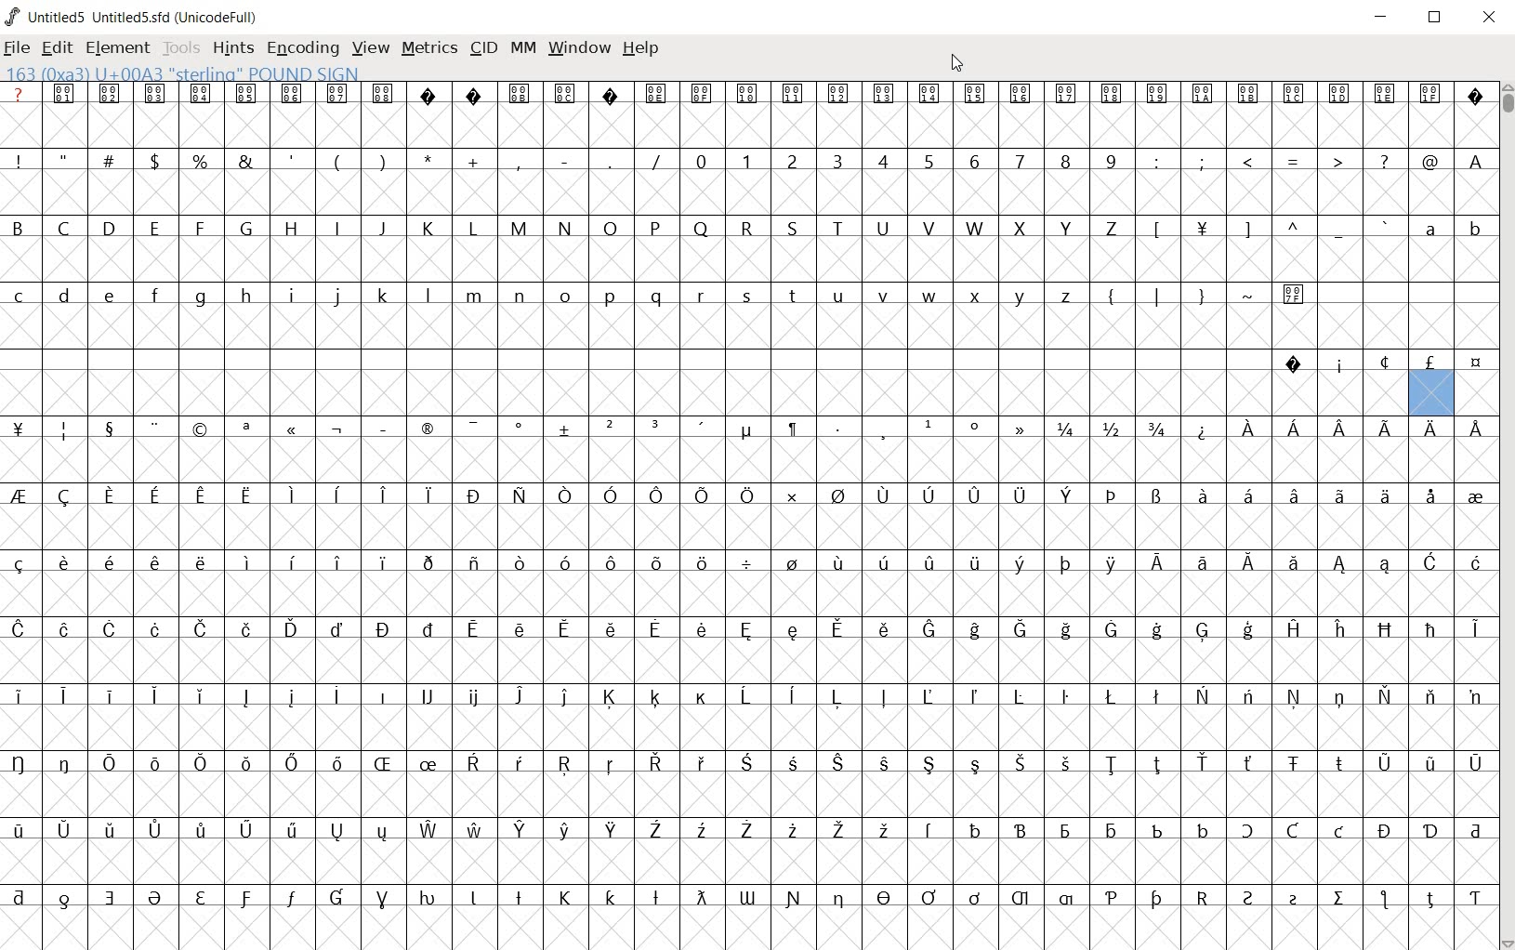 This screenshot has height=950, width=1515. Describe the element at coordinates (562, 831) in the screenshot. I see `Symbol` at that location.